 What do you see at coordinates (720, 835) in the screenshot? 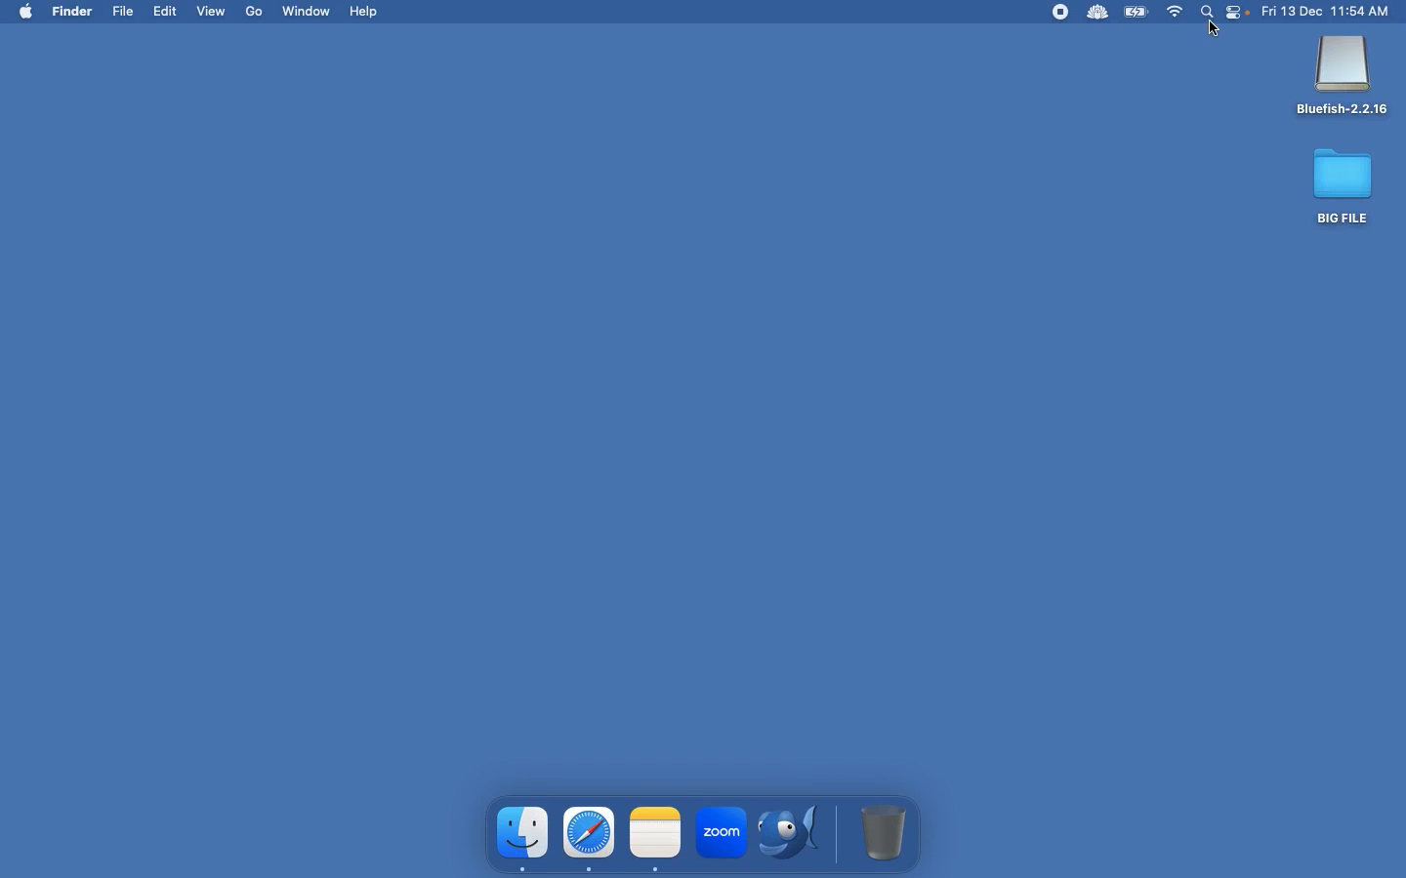
I see `zoom` at bounding box center [720, 835].